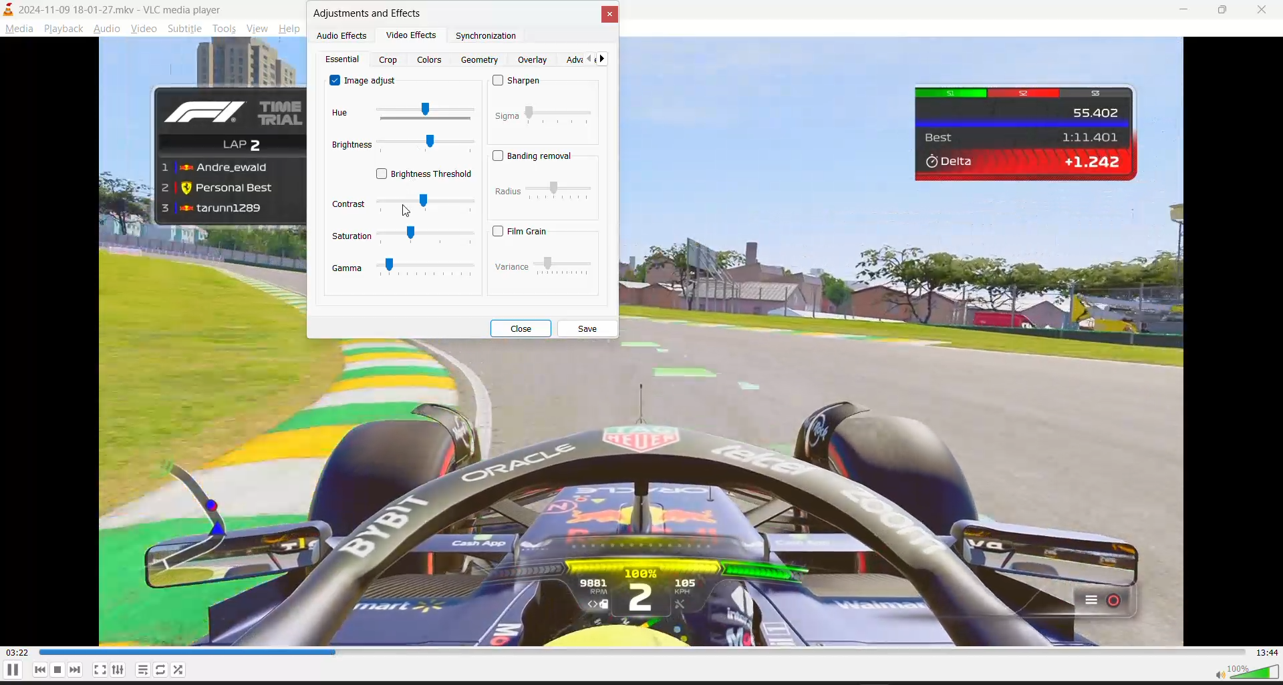  What do you see at coordinates (536, 157) in the screenshot?
I see `banding removal` at bounding box center [536, 157].